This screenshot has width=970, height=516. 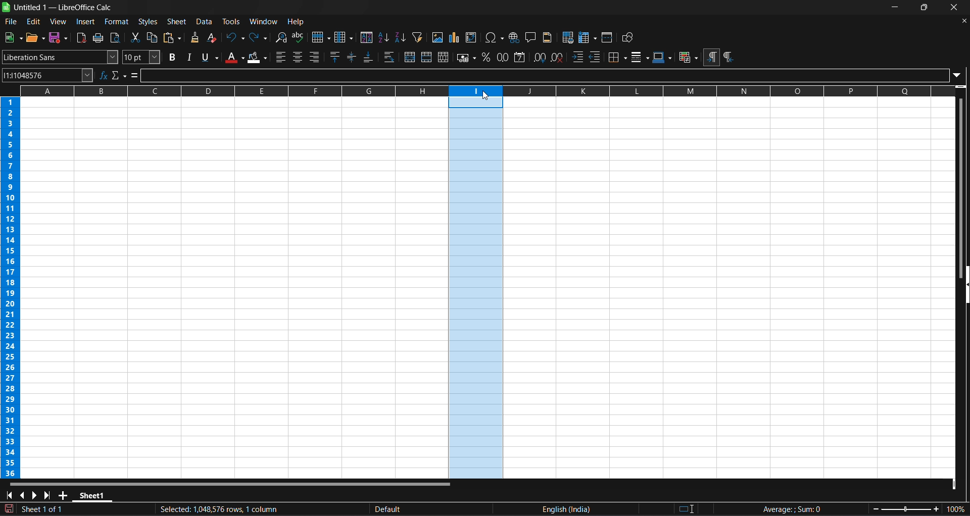 What do you see at coordinates (487, 88) in the screenshot?
I see `rows` at bounding box center [487, 88].